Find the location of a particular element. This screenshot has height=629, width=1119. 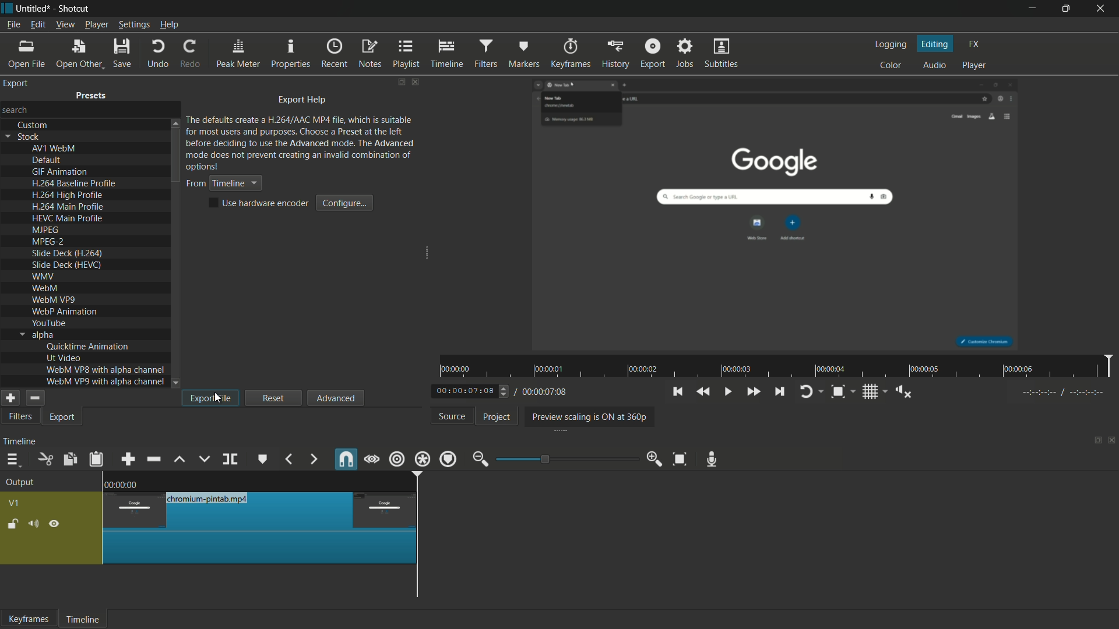

settings menu is located at coordinates (134, 25).